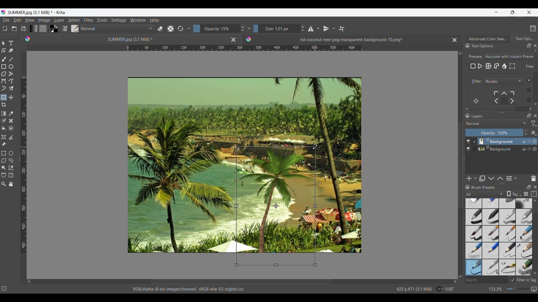  What do you see at coordinates (516, 178) in the screenshot?
I see `Edit layer property options` at bounding box center [516, 178].